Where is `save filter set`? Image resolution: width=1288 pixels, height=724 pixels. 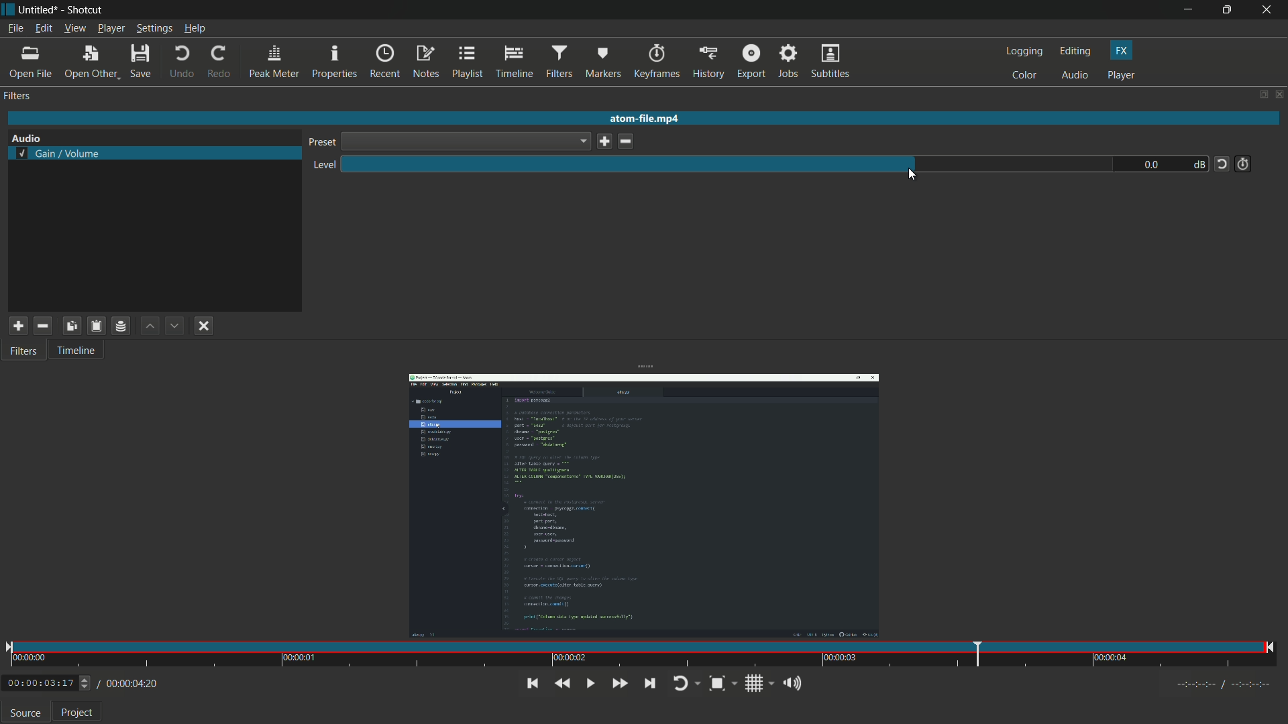
save filter set is located at coordinates (122, 325).